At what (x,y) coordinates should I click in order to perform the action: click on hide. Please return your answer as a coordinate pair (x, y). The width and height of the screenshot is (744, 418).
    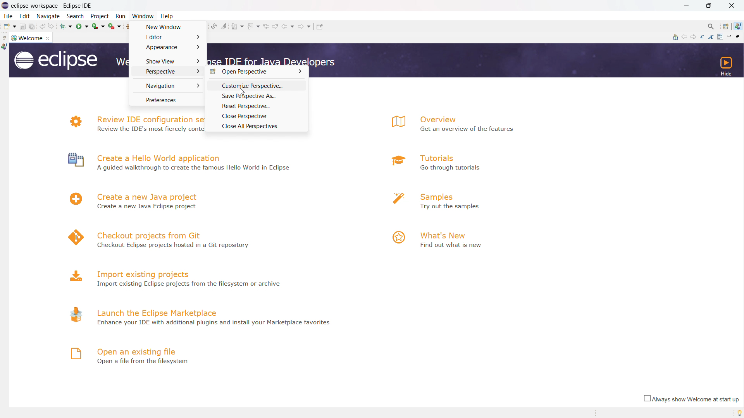
    Looking at the image, I should click on (725, 66).